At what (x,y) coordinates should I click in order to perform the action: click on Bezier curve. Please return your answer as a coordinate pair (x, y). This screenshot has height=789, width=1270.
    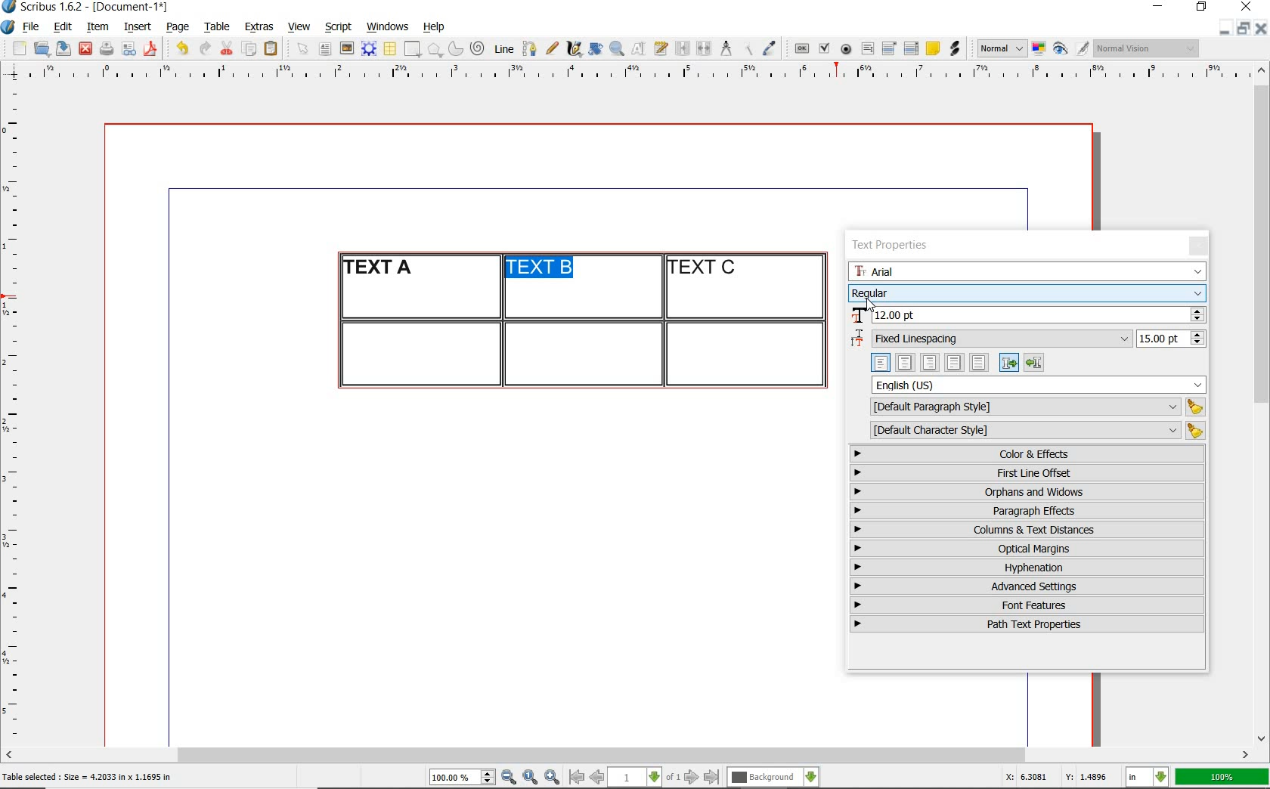
    Looking at the image, I should click on (528, 48).